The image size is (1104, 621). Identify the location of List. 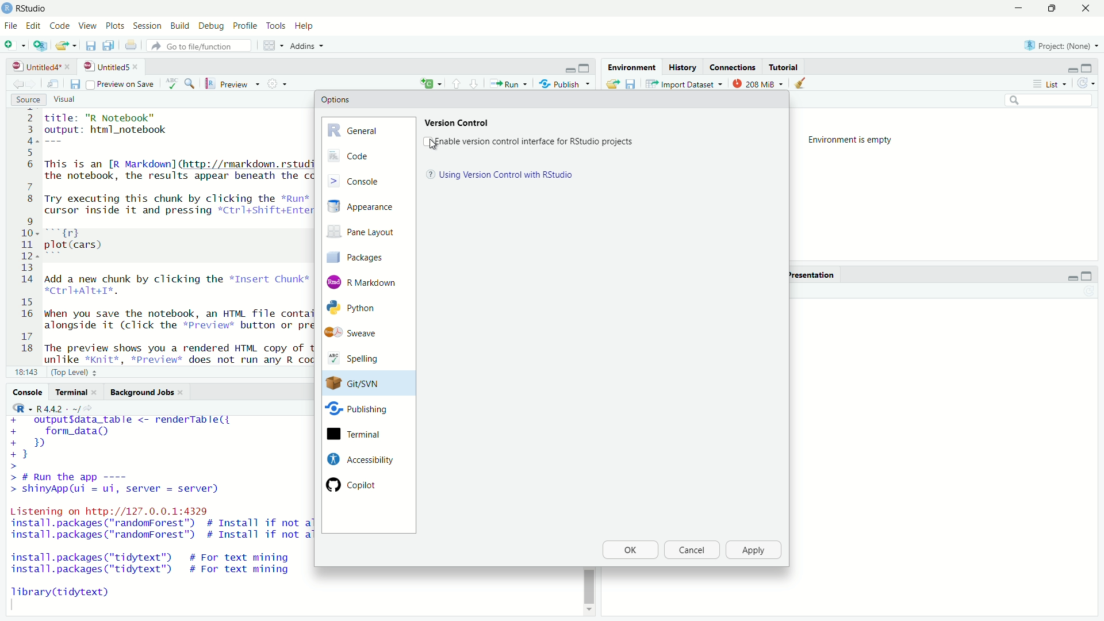
(1053, 84).